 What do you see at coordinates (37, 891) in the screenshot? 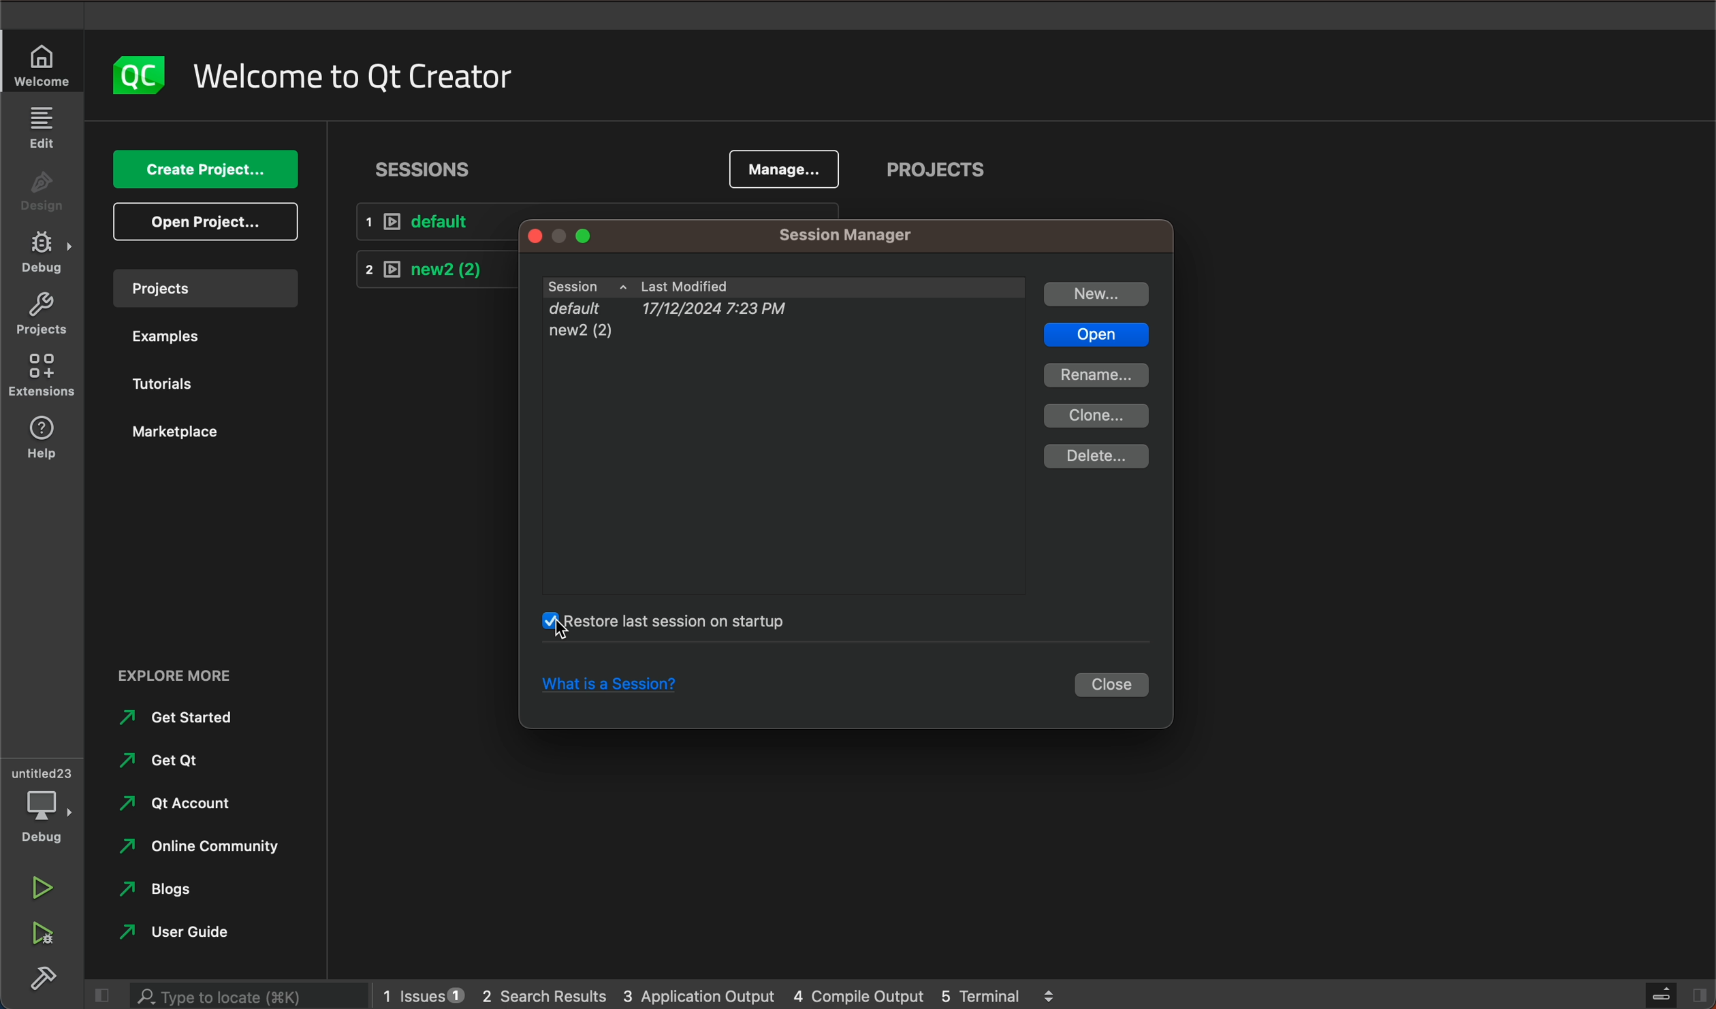
I see `run` at bounding box center [37, 891].